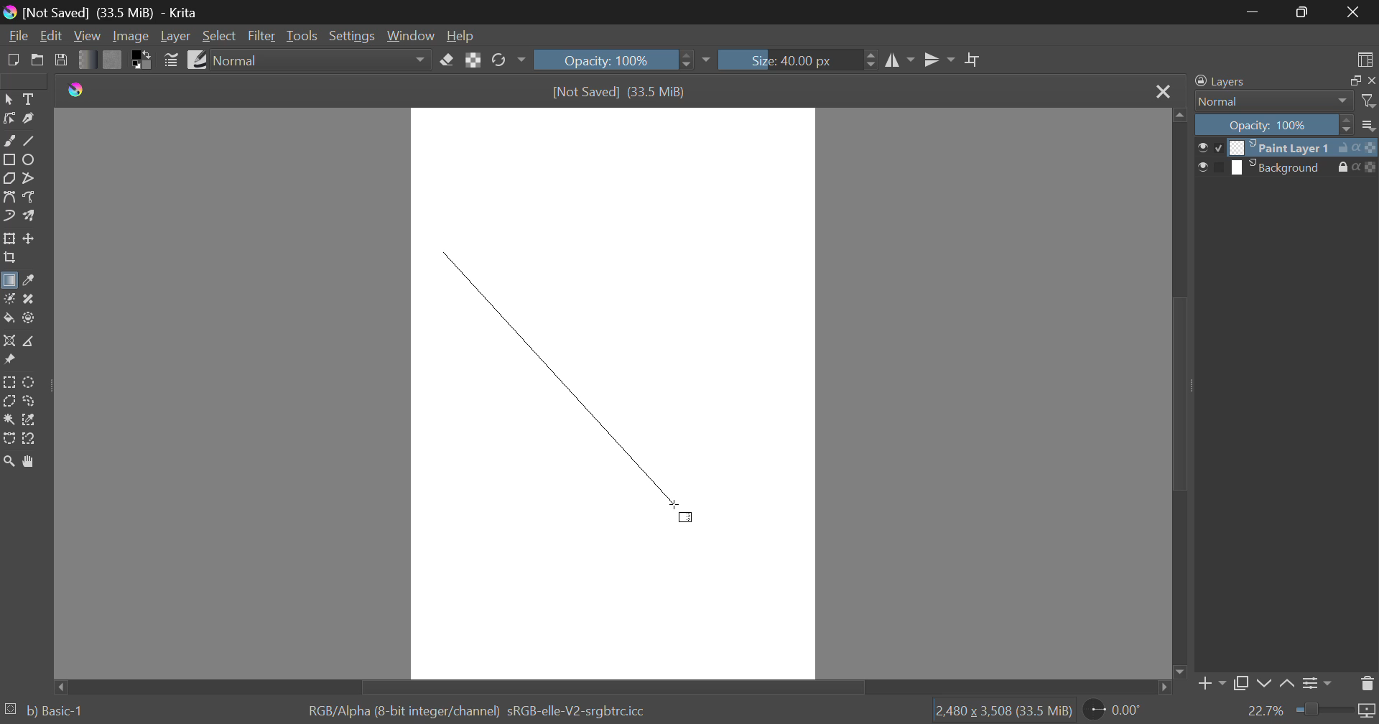  What do you see at coordinates (322, 60) in the screenshot?
I see `Normal` at bounding box center [322, 60].